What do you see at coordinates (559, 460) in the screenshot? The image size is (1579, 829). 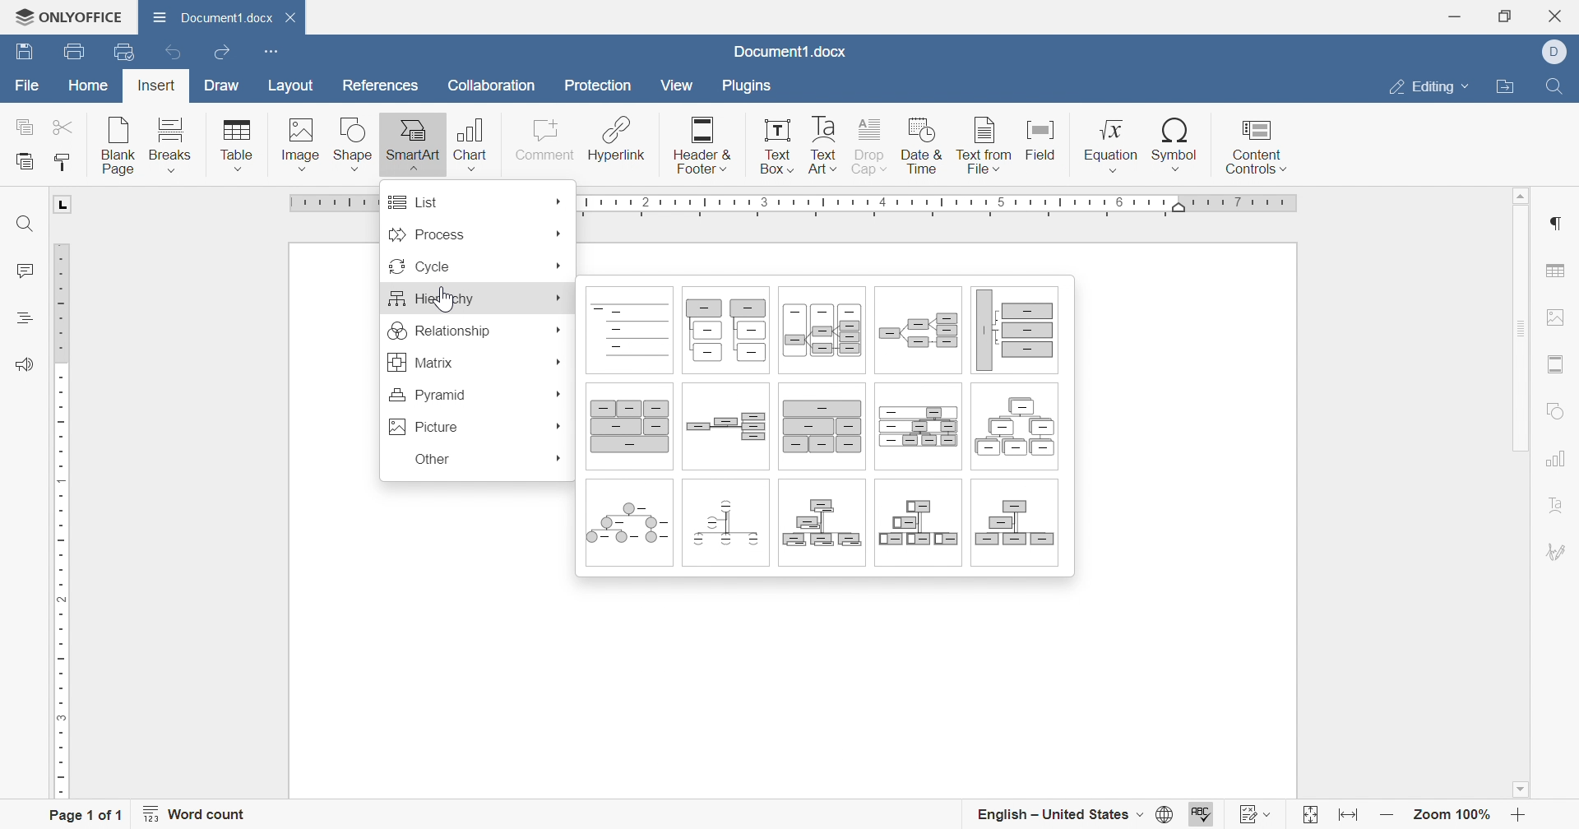 I see `More` at bounding box center [559, 460].